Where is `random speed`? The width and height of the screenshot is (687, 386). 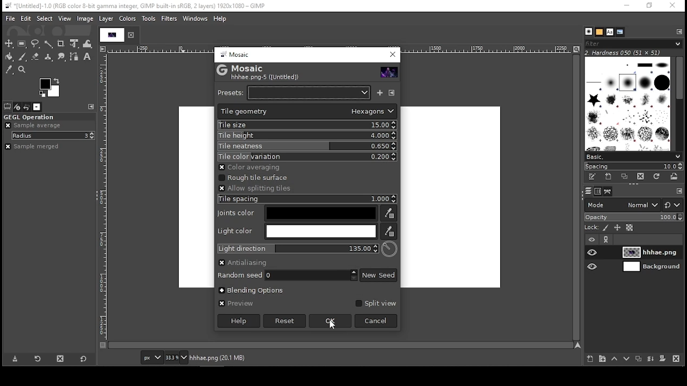
random speed is located at coordinates (288, 275).